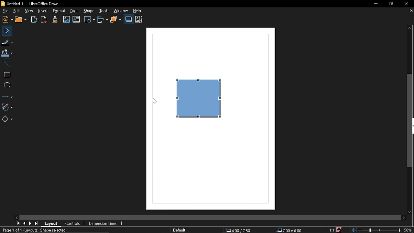  Describe the element at coordinates (121, 11) in the screenshot. I see `Window` at that location.